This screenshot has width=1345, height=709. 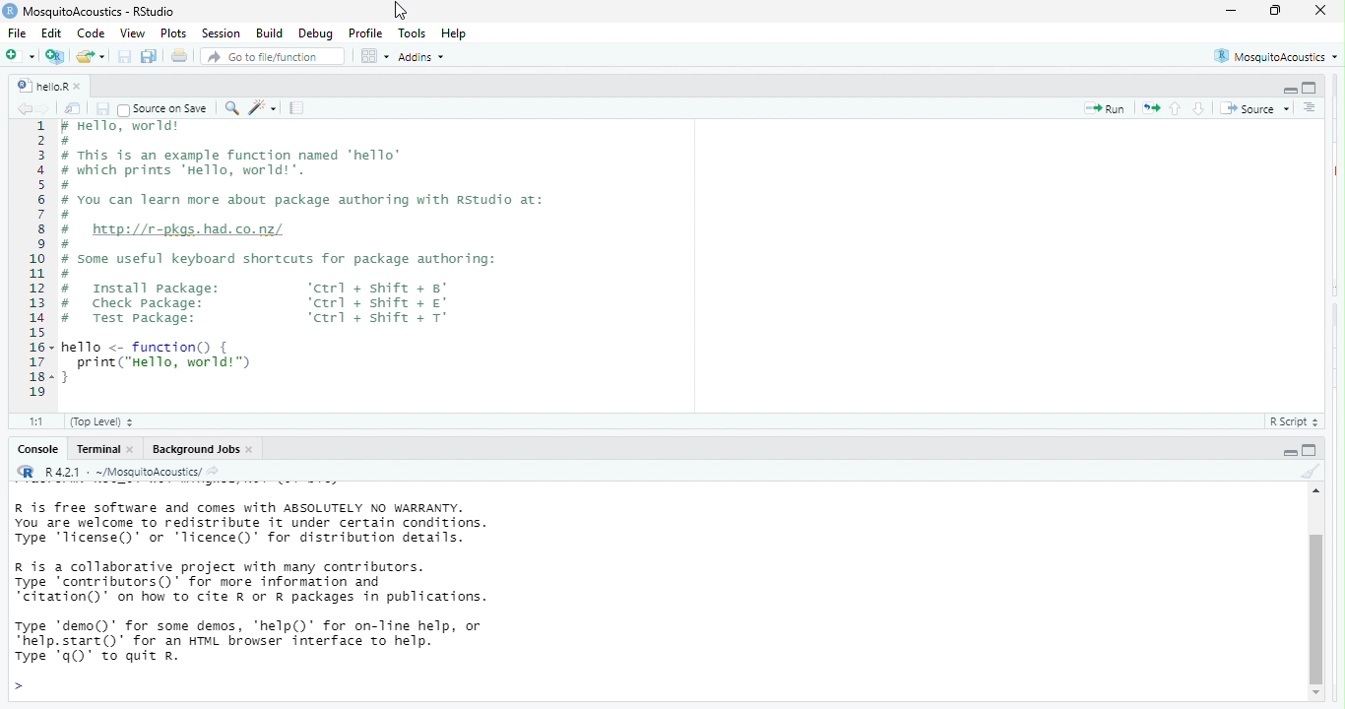 I want to click on save all open documents, so click(x=150, y=56).